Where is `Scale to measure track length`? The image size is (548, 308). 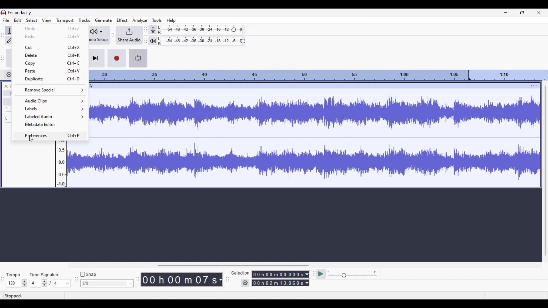 Scale to measure track length is located at coordinates (319, 75).